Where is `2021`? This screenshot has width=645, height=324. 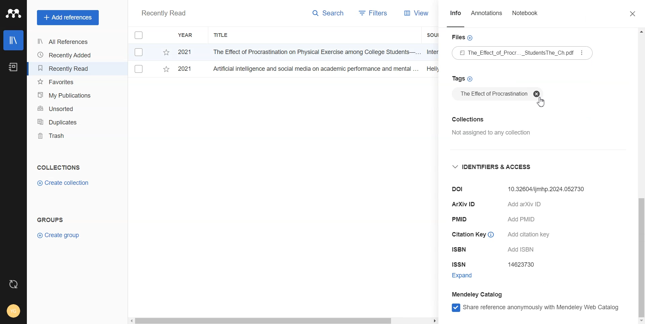 2021 is located at coordinates (185, 53).